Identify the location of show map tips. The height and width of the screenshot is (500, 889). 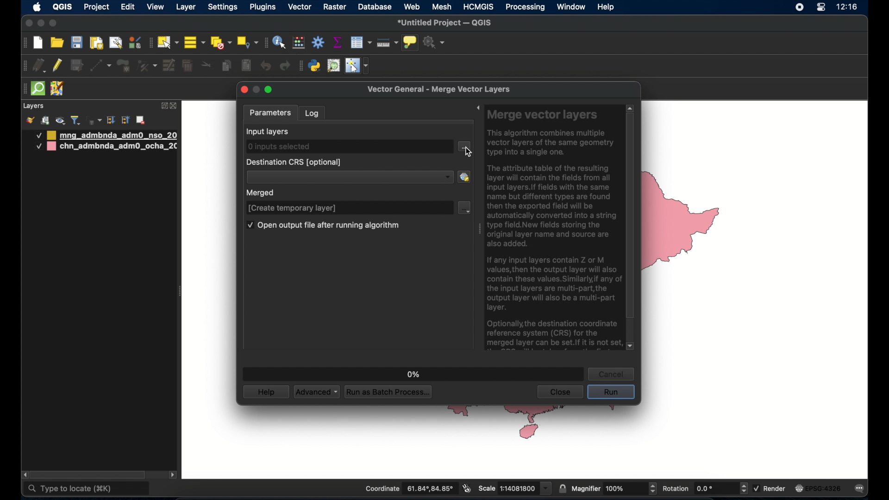
(409, 42).